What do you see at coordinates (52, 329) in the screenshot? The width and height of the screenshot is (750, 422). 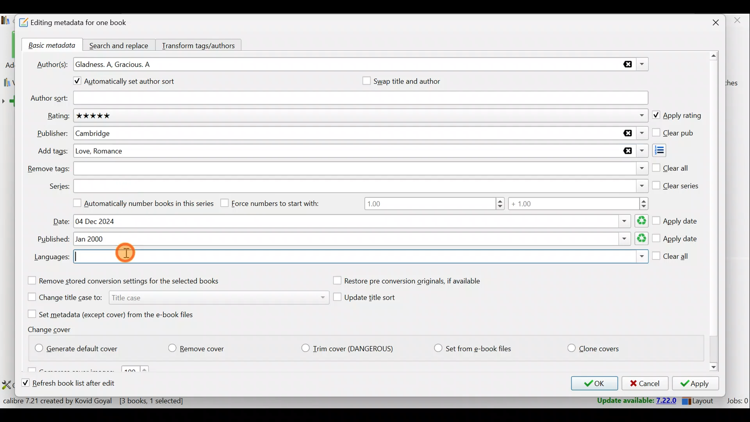 I see `Change cover` at bounding box center [52, 329].